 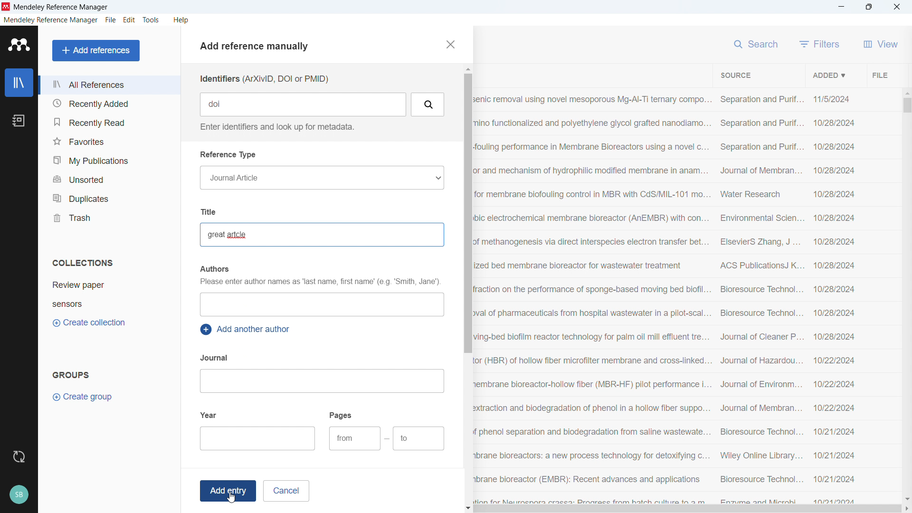 I want to click on Scroll right , so click(x=906, y=509).